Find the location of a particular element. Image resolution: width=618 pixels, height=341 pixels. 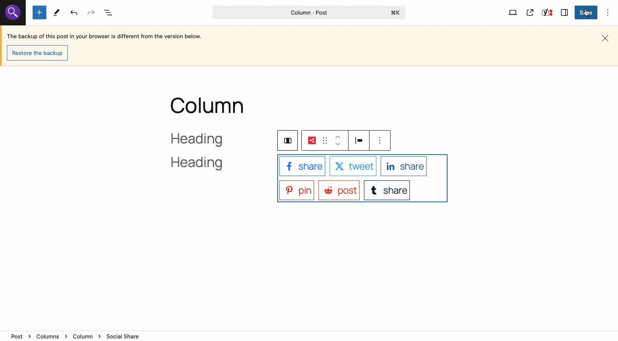

Close is located at coordinates (607, 37).